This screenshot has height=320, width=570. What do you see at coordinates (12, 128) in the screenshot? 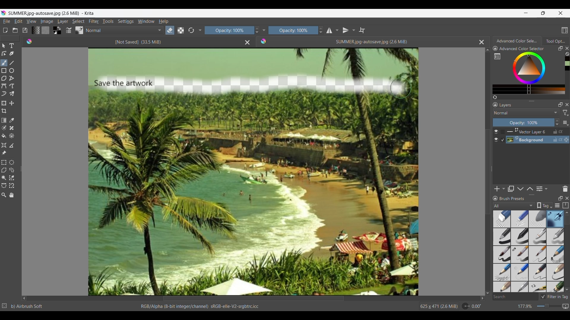
I see `Smart patch tool` at bounding box center [12, 128].